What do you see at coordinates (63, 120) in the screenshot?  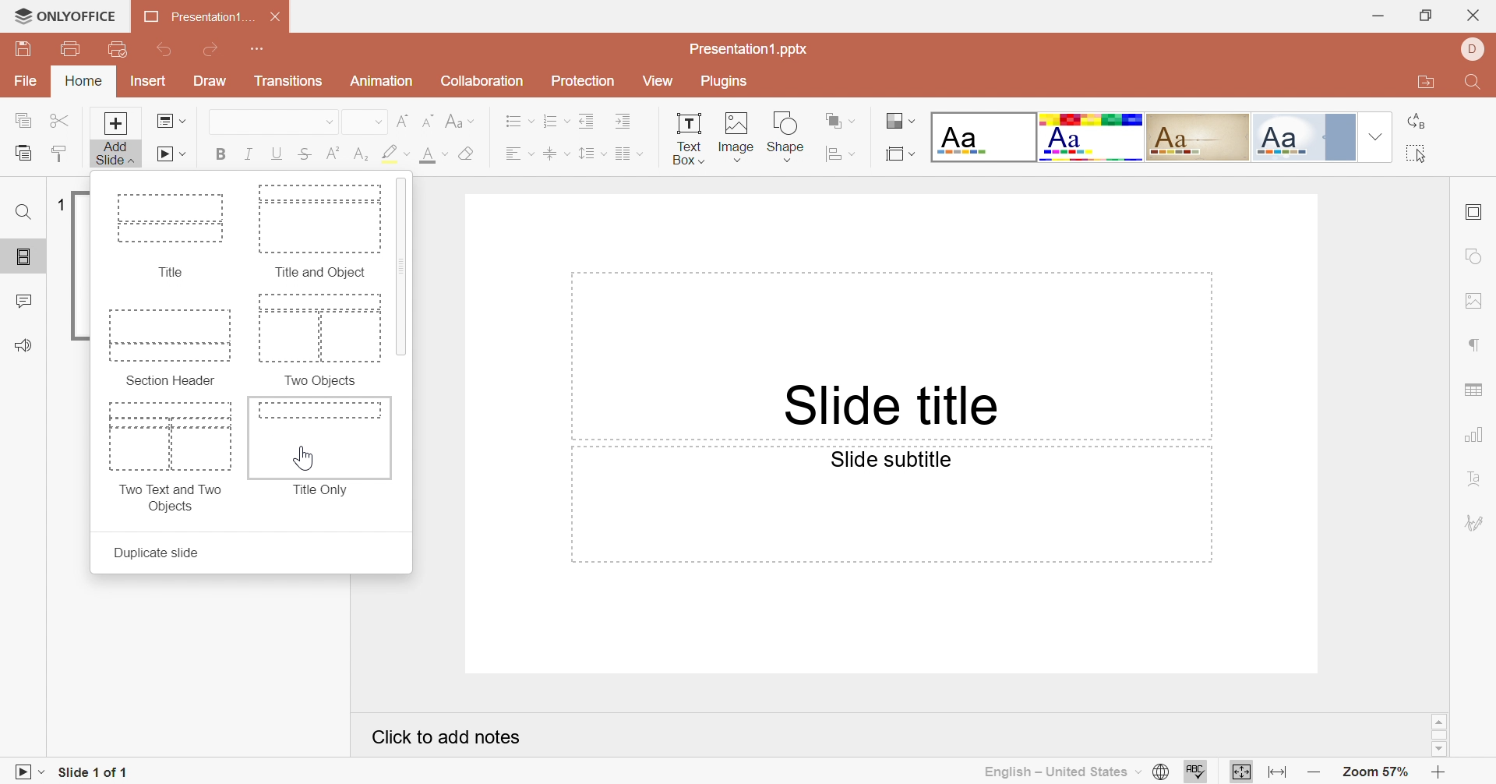 I see `Cut` at bounding box center [63, 120].